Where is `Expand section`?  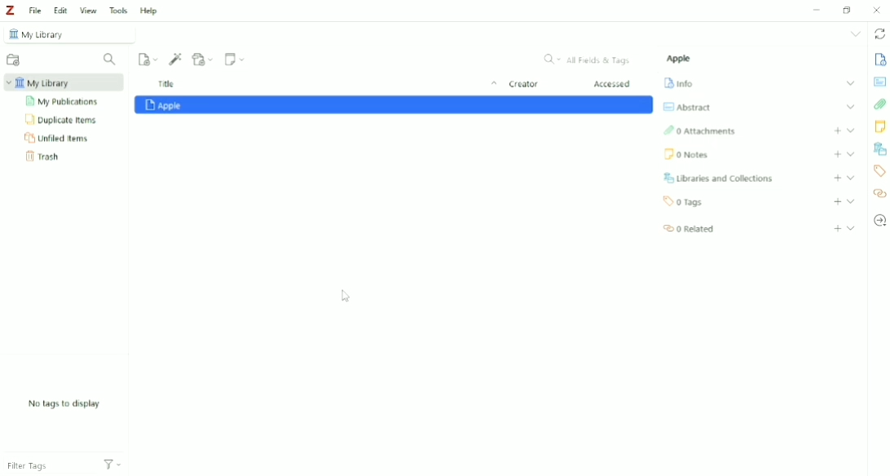 Expand section is located at coordinates (851, 153).